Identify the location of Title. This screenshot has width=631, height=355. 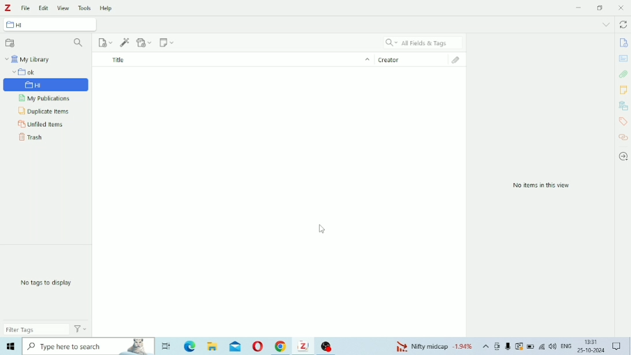
(233, 59).